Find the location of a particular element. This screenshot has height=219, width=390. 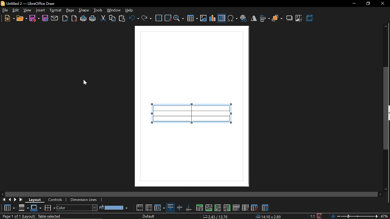

edit is located at coordinates (16, 11).